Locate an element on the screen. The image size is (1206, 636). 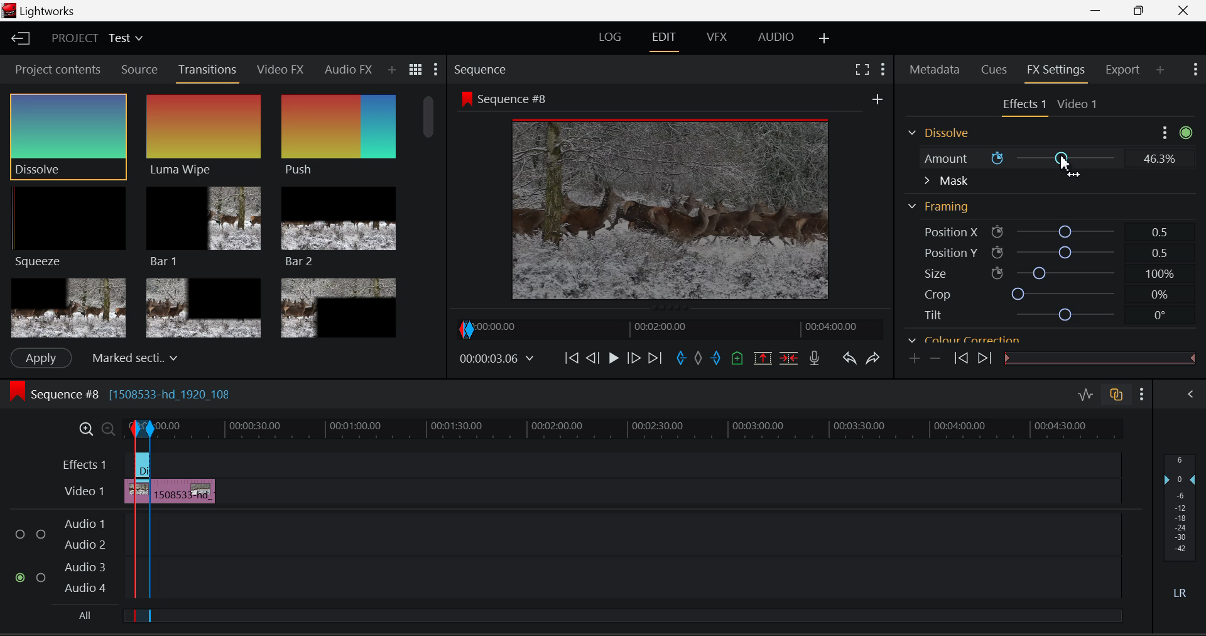
Apply is located at coordinates (41, 358).